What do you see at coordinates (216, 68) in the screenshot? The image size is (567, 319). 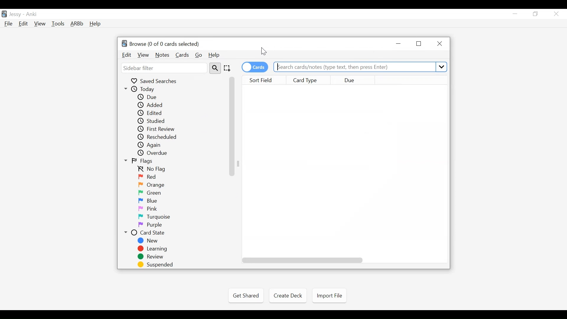 I see `Search Tool` at bounding box center [216, 68].